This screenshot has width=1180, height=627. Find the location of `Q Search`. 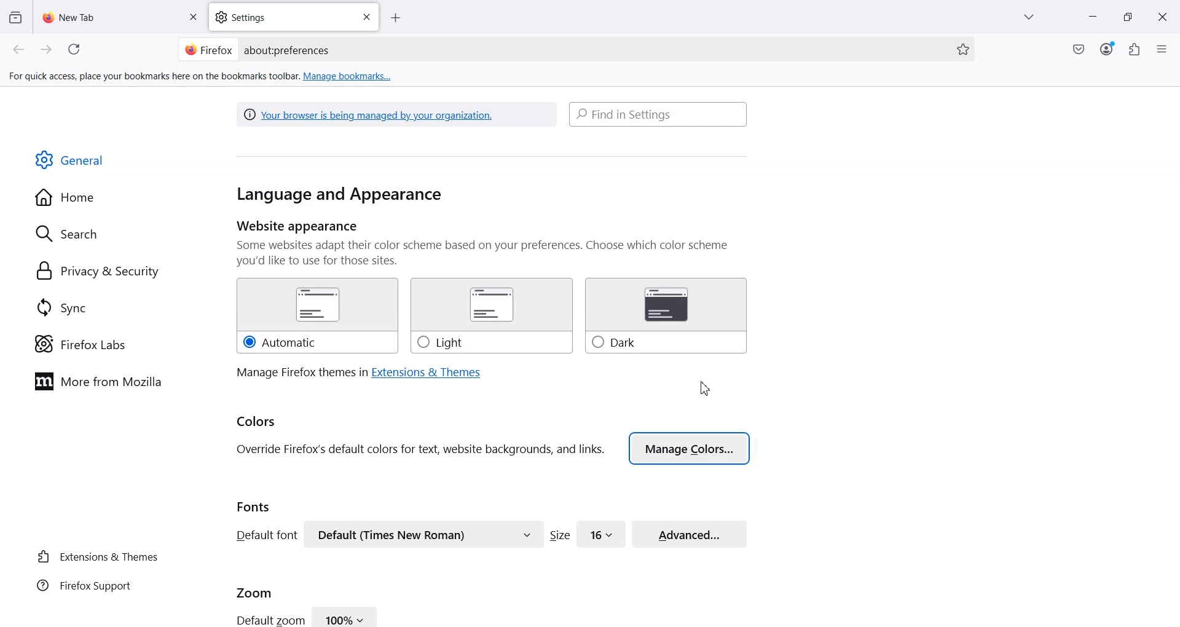

Q Search is located at coordinates (73, 233).